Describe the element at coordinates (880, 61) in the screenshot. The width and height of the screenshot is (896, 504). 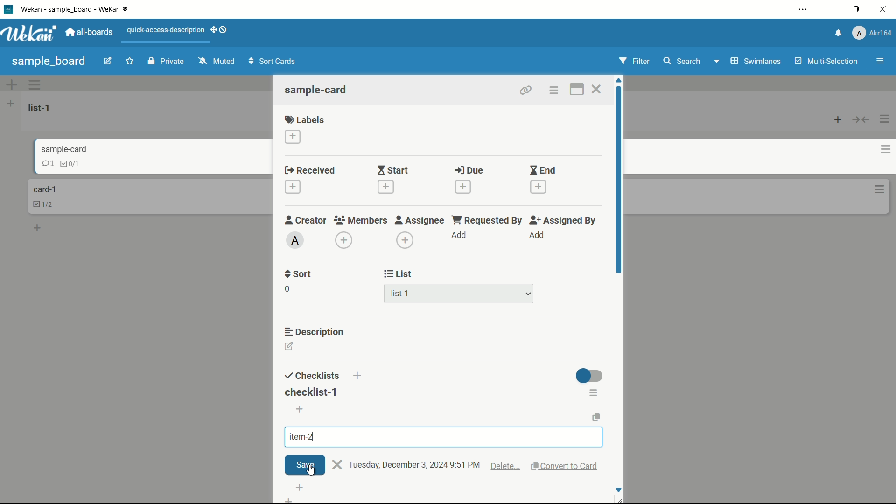
I see `open or close sidebar` at that location.